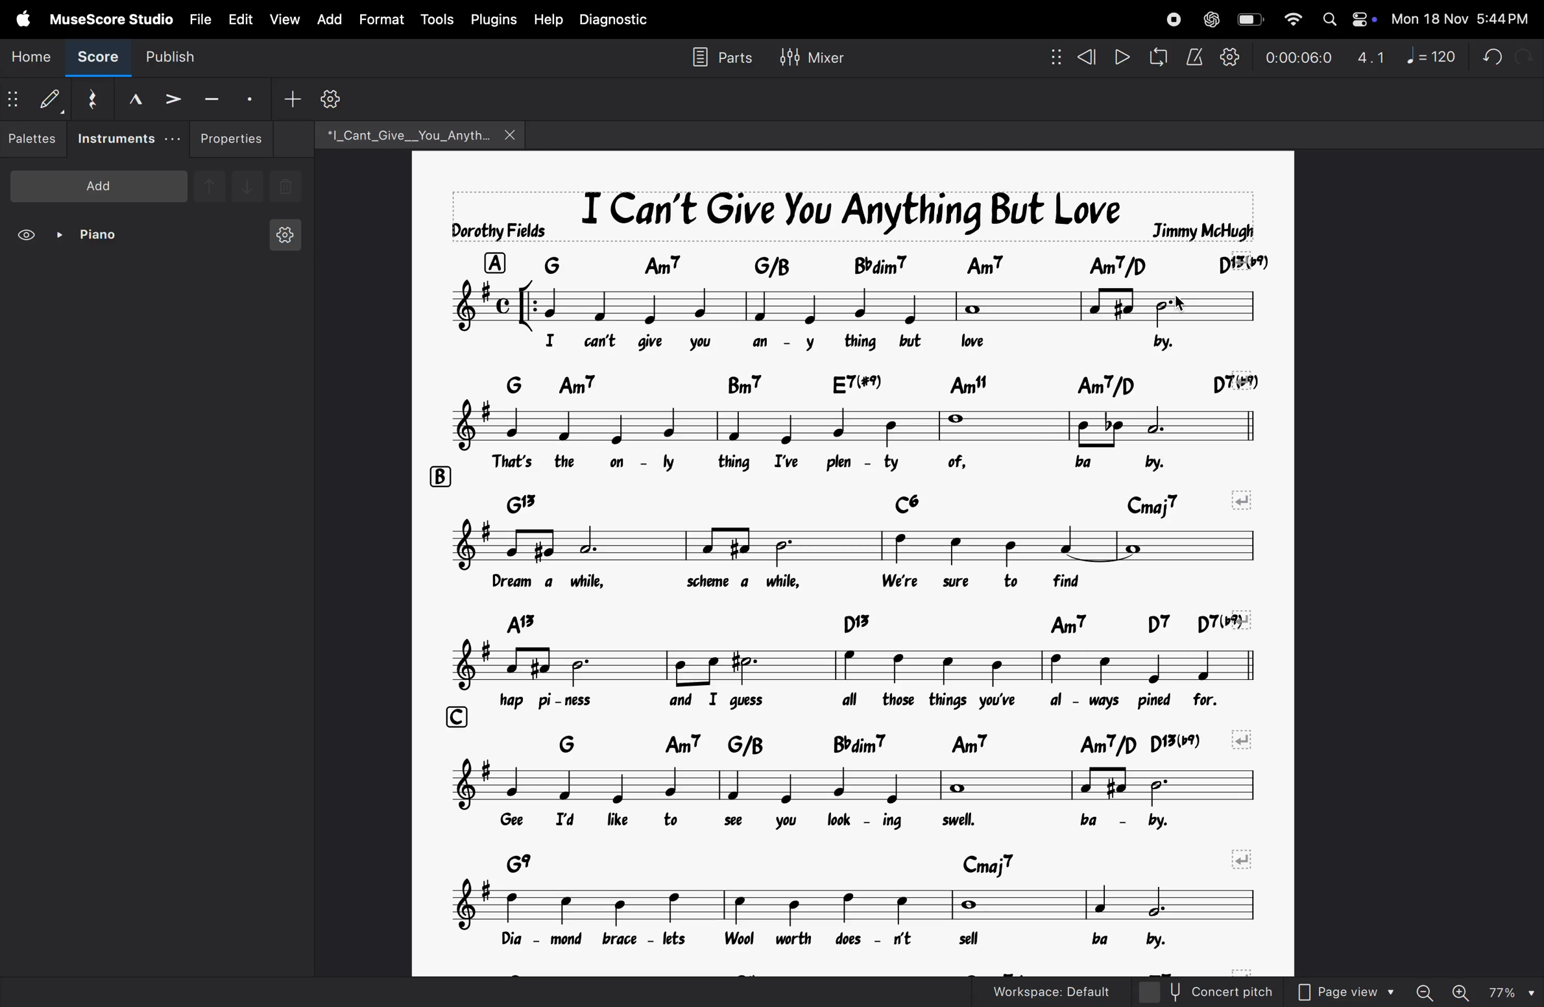 The height and width of the screenshot is (1007, 1544). I want to click on file name, so click(418, 138).